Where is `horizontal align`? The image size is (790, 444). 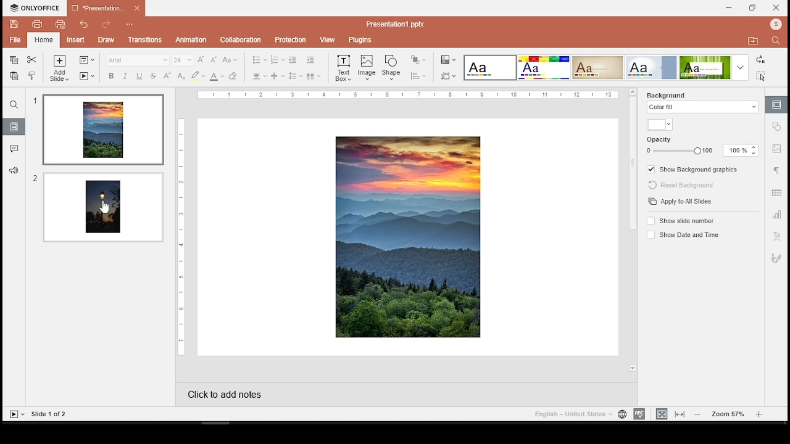 horizontal align is located at coordinates (260, 76).